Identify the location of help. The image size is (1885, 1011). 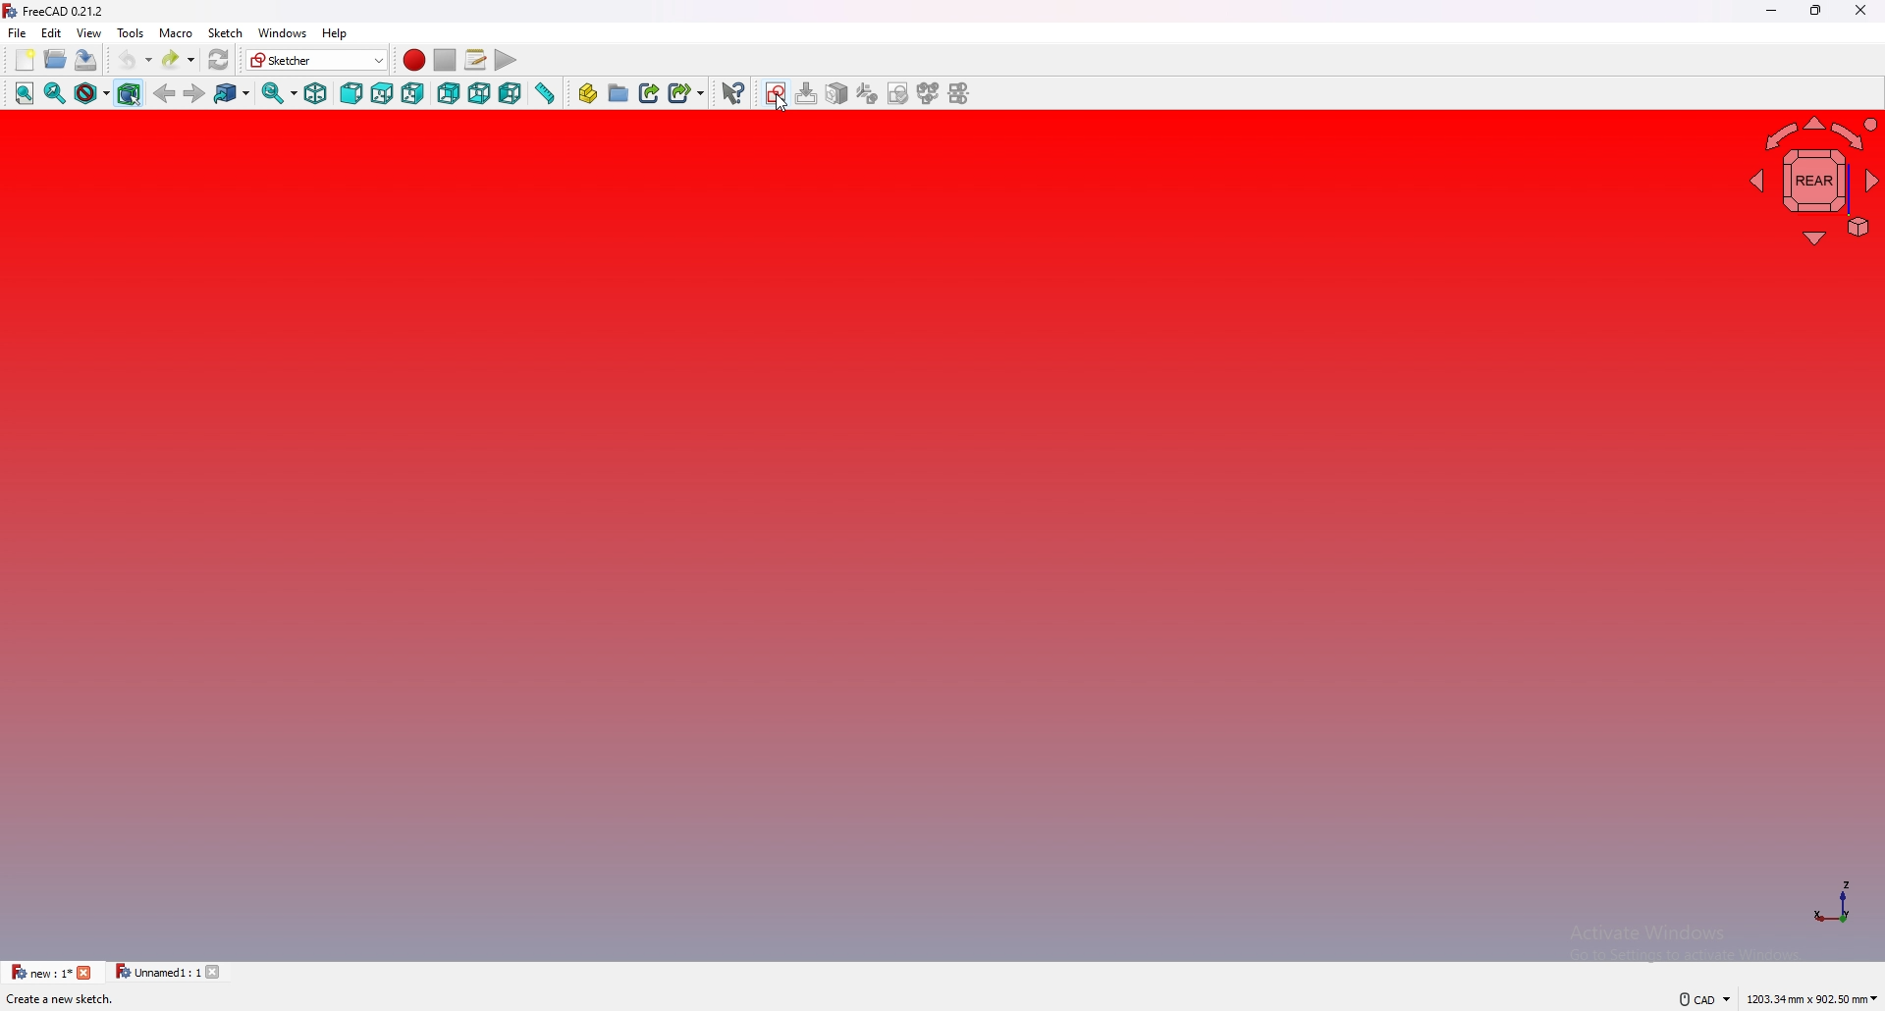
(335, 33).